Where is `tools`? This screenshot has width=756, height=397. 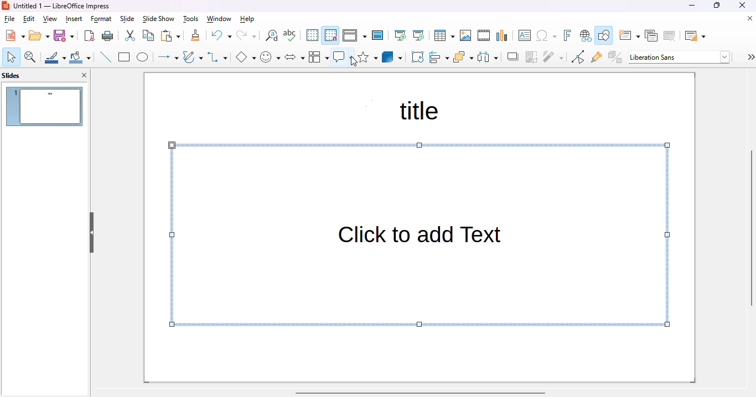 tools is located at coordinates (191, 19).